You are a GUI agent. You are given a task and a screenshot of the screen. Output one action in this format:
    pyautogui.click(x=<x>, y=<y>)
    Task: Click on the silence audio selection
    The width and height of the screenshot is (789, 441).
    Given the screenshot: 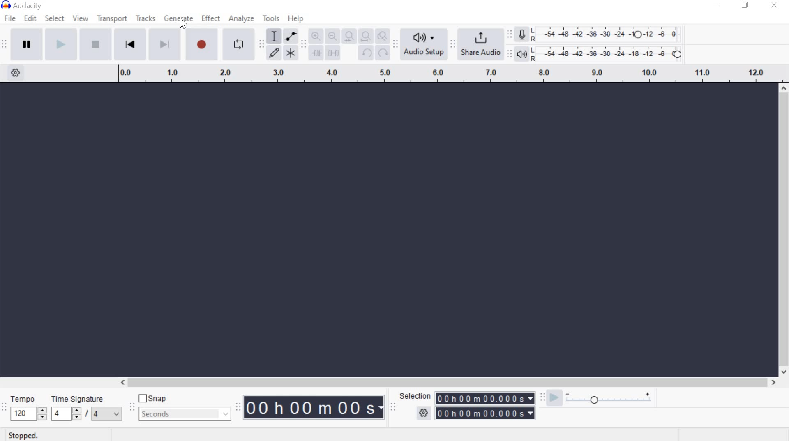 What is the action you would take?
    pyautogui.click(x=332, y=53)
    